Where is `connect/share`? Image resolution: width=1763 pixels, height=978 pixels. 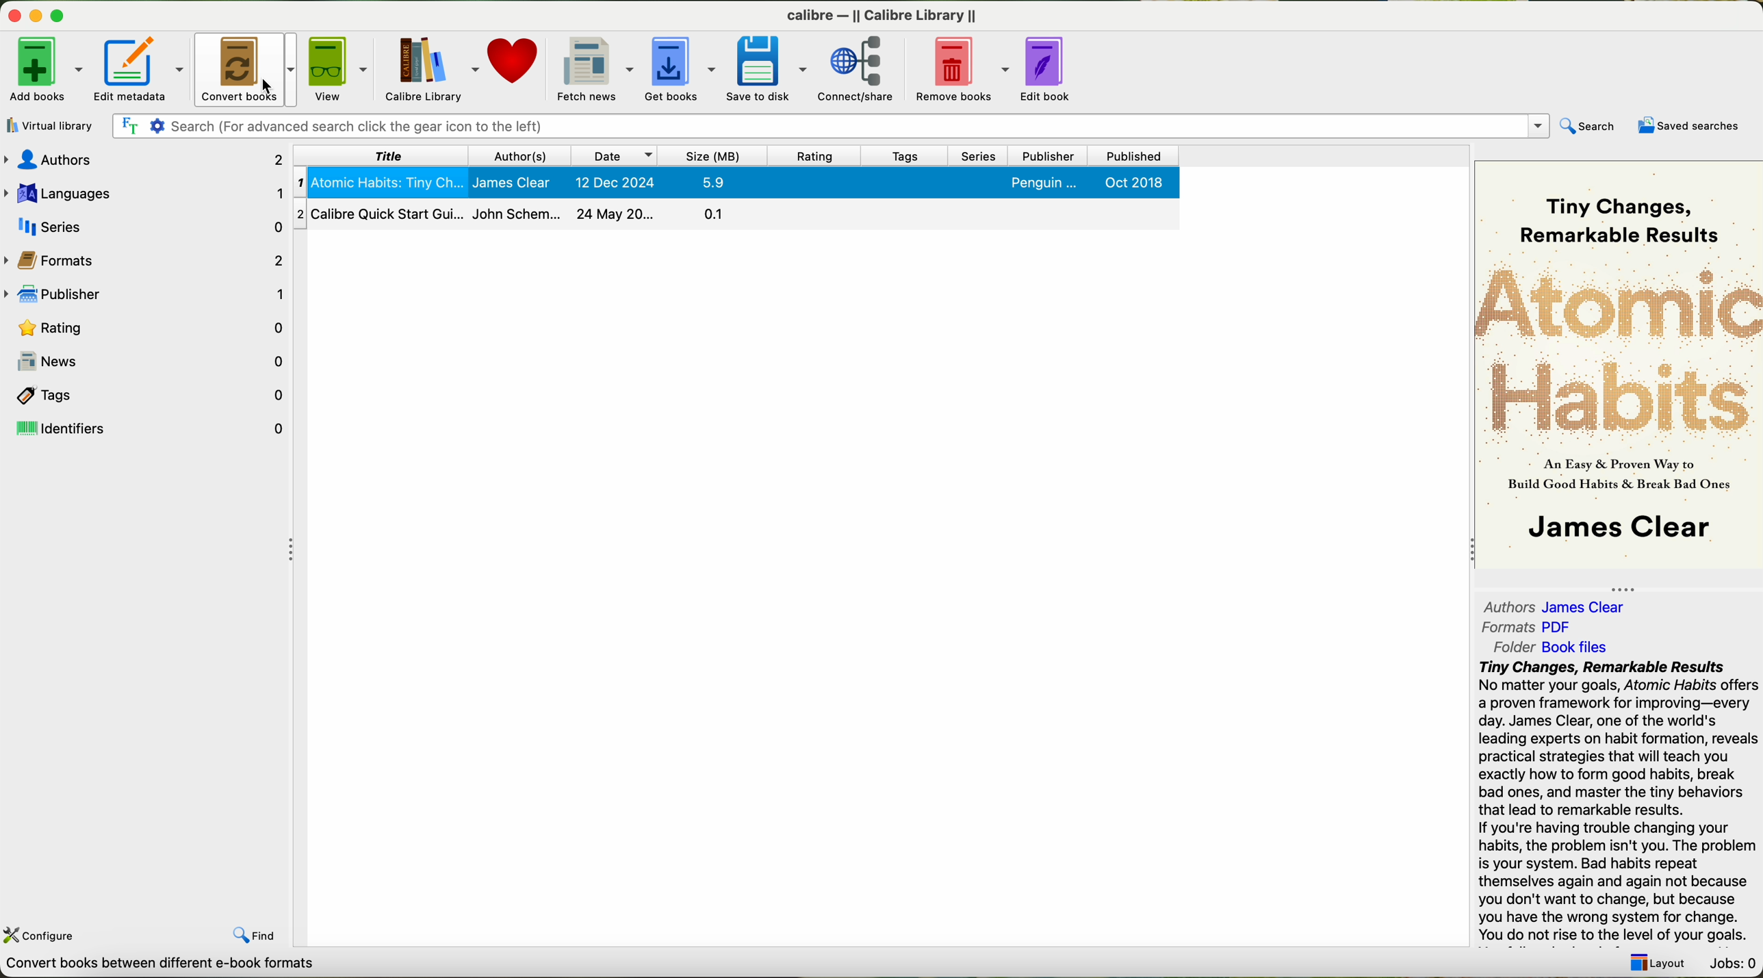
connect/share is located at coordinates (858, 70).